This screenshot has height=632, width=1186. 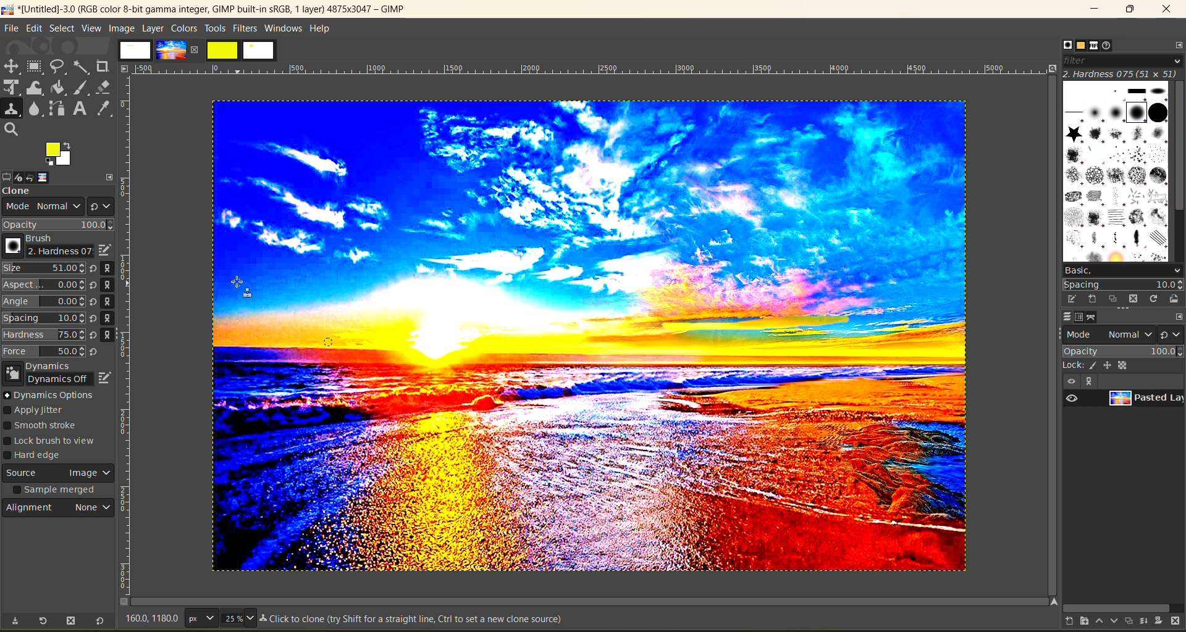 I want to click on move tool, so click(x=12, y=66).